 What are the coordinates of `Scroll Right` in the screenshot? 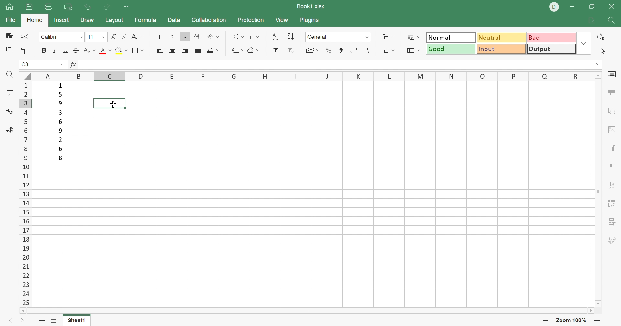 It's located at (591, 311).